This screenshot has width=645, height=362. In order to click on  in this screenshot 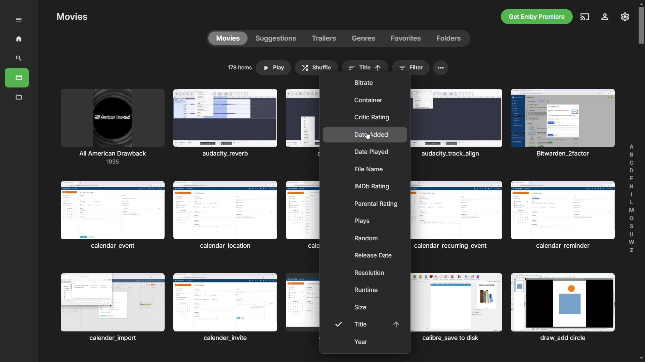, I will do `click(564, 123)`.